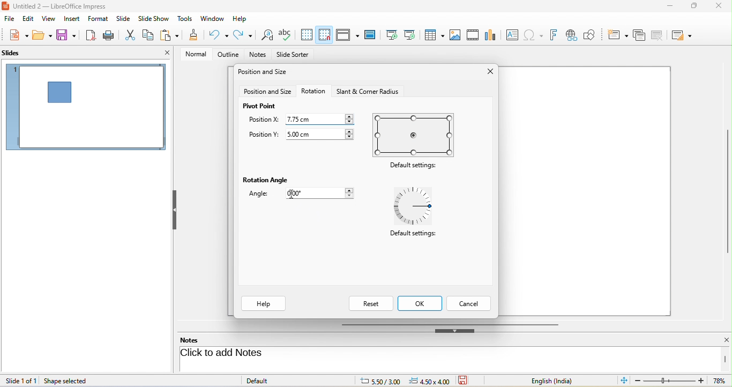  What do you see at coordinates (321, 118) in the screenshot?
I see `7.75 cm` at bounding box center [321, 118].